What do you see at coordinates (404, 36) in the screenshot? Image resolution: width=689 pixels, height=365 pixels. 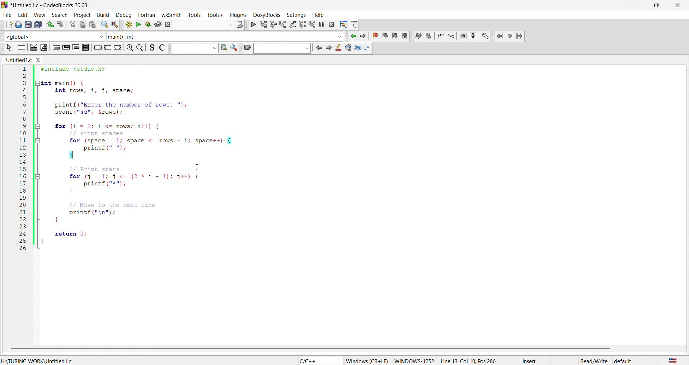 I see `Clear bookmark` at bounding box center [404, 36].